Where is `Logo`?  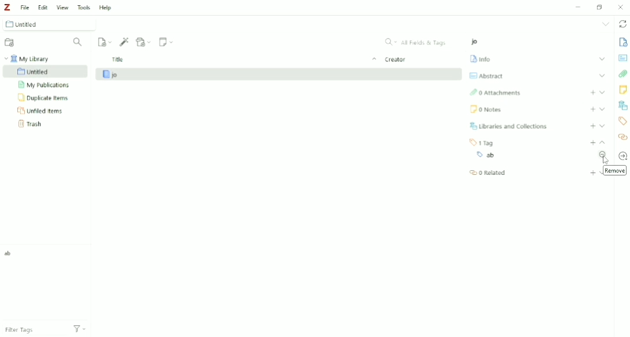
Logo is located at coordinates (7, 8).